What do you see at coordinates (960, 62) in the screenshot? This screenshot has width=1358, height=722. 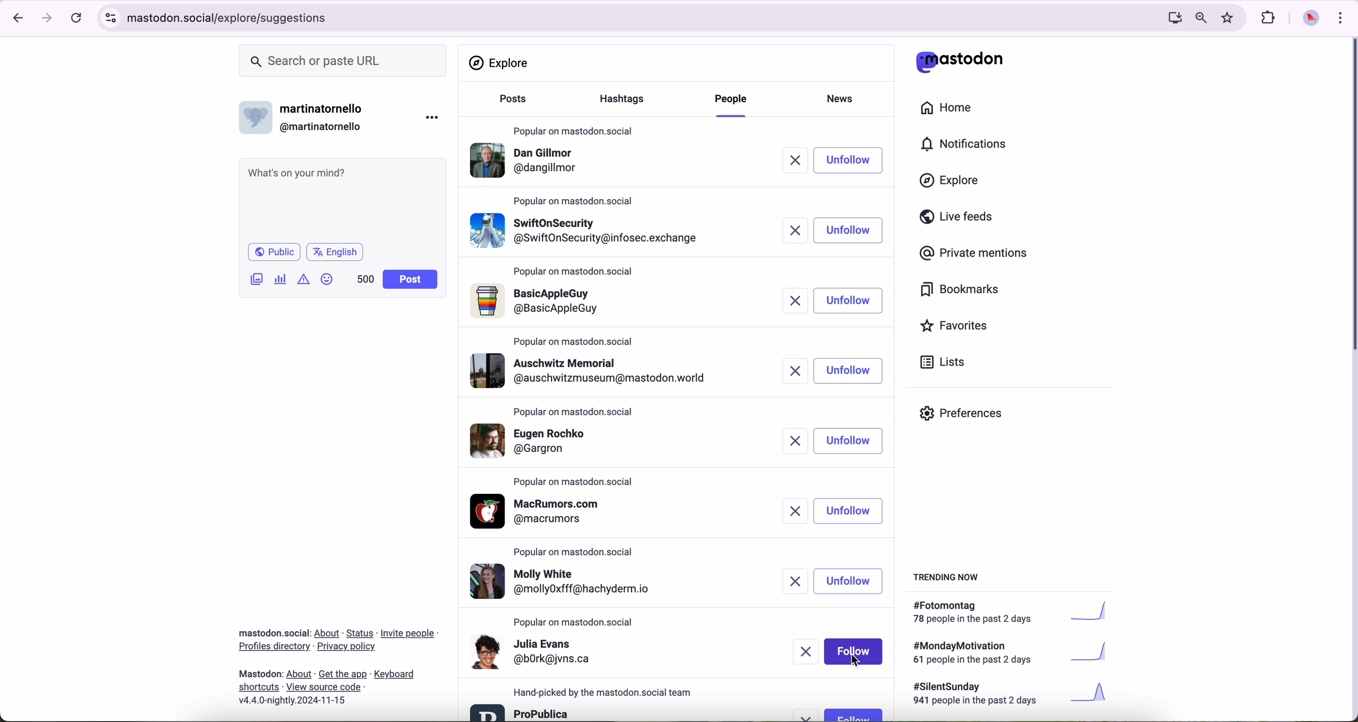 I see `matodon logo` at bounding box center [960, 62].